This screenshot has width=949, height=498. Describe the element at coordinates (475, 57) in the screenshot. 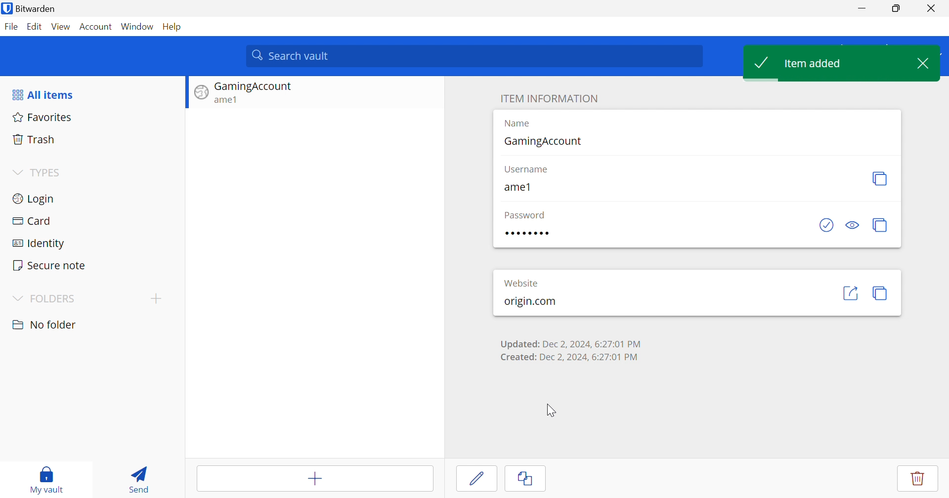

I see `search vault` at that location.